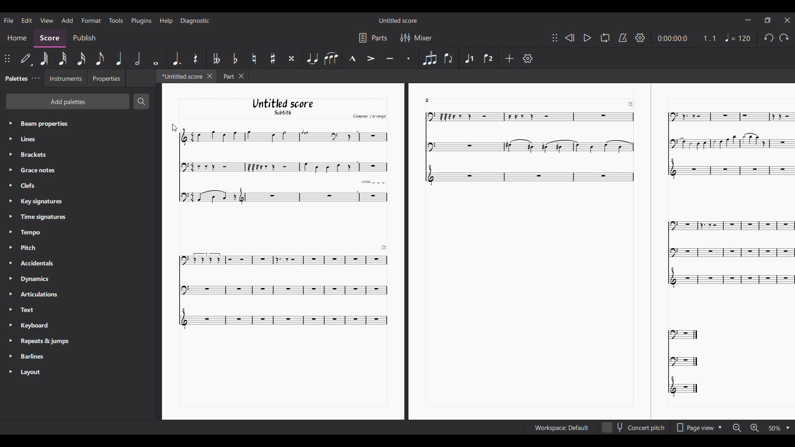  Describe the element at coordinates (286, 167) in the screenshot. I see `` at that location.